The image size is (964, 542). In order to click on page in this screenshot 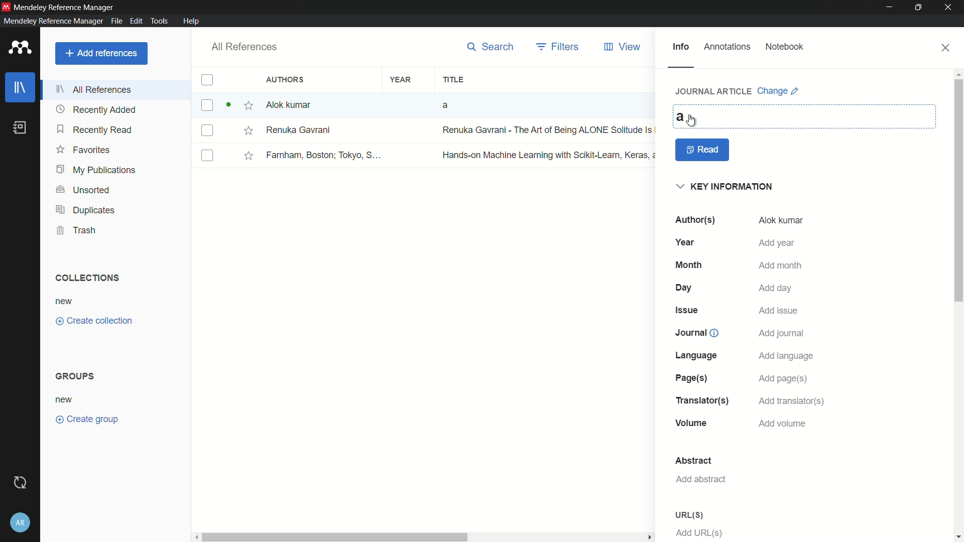, I will do `click(689, 378)`.